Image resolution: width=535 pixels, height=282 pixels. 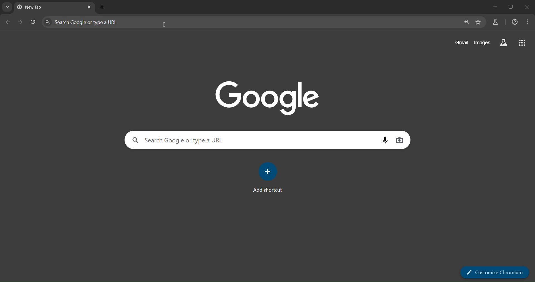 I want to click on search labs, so click(x=504, y=43).